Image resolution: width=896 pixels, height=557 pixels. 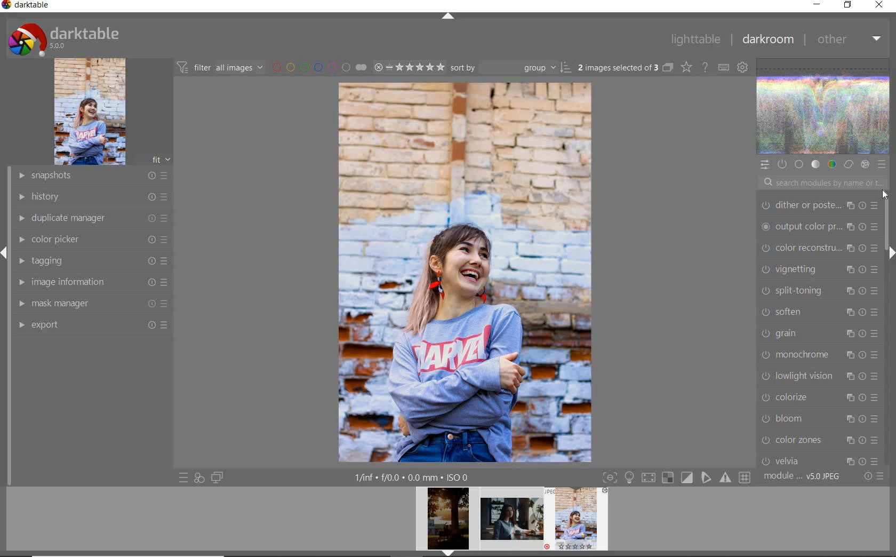 What do you see at coordinates (824, 107) in the screenshot?
I see `wave form` at bounding box center [824, 107].